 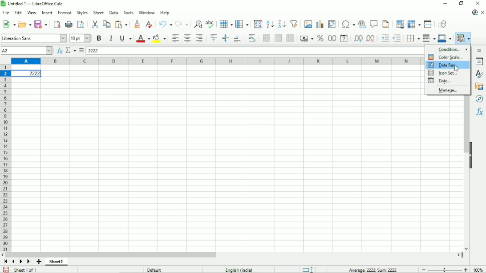 What do you see at coordinates (319, 24) in the screenshot?
I see `Insert chart` at bounding box center [319, 24].